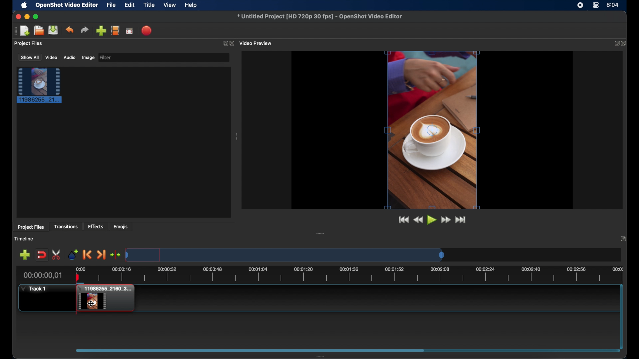 The width and height of the screenshot is (639, 359). Describe the element at coordinates (324, 355) in the screenshot. I see `drag handle` at that location.